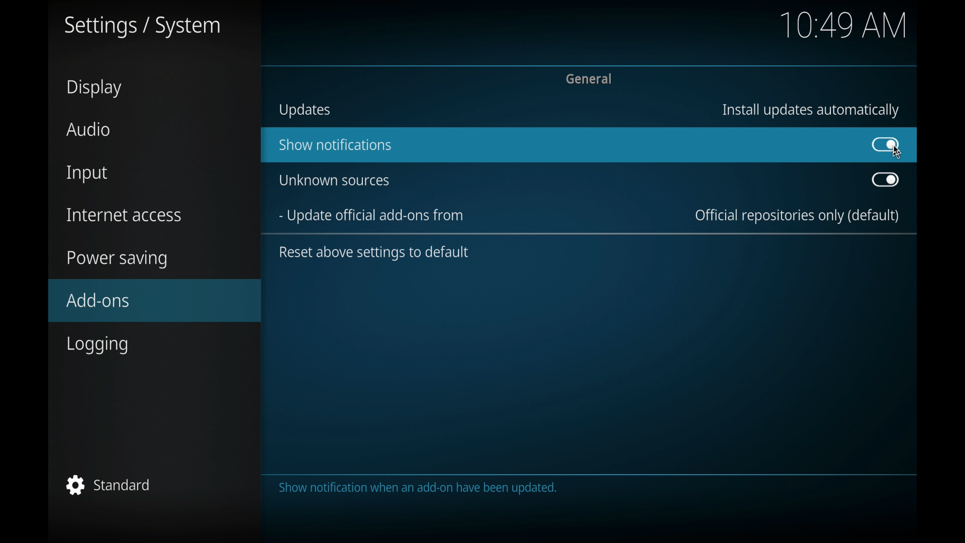  I want to click on the category contains settings for the  add on. system , so click(416, 488).